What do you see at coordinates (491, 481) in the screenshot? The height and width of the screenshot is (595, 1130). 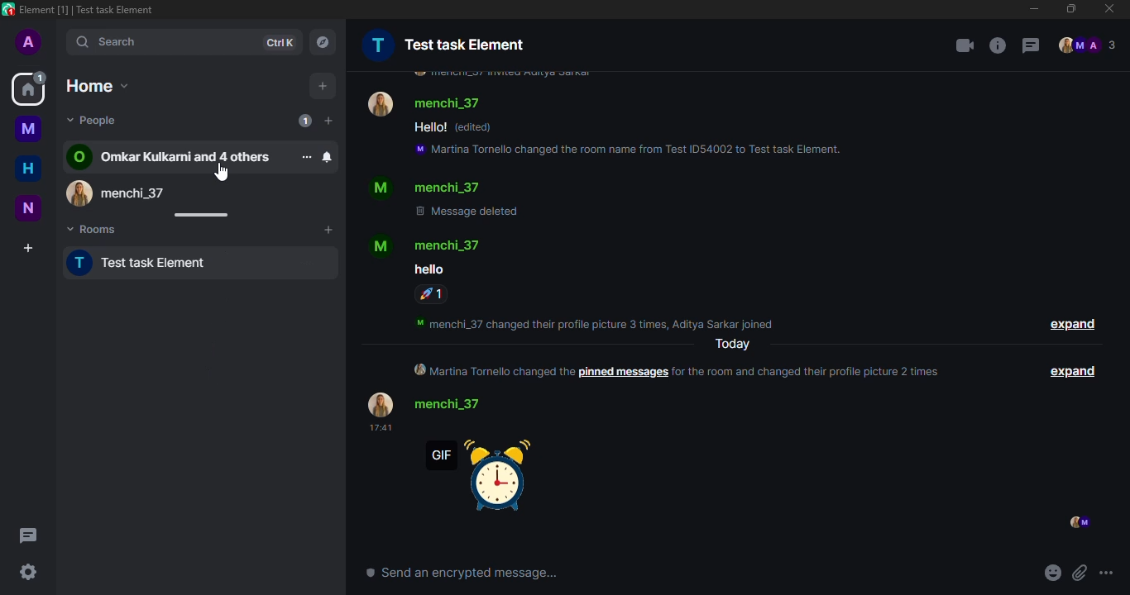 I see `gif` at bounding box center [491, 481].